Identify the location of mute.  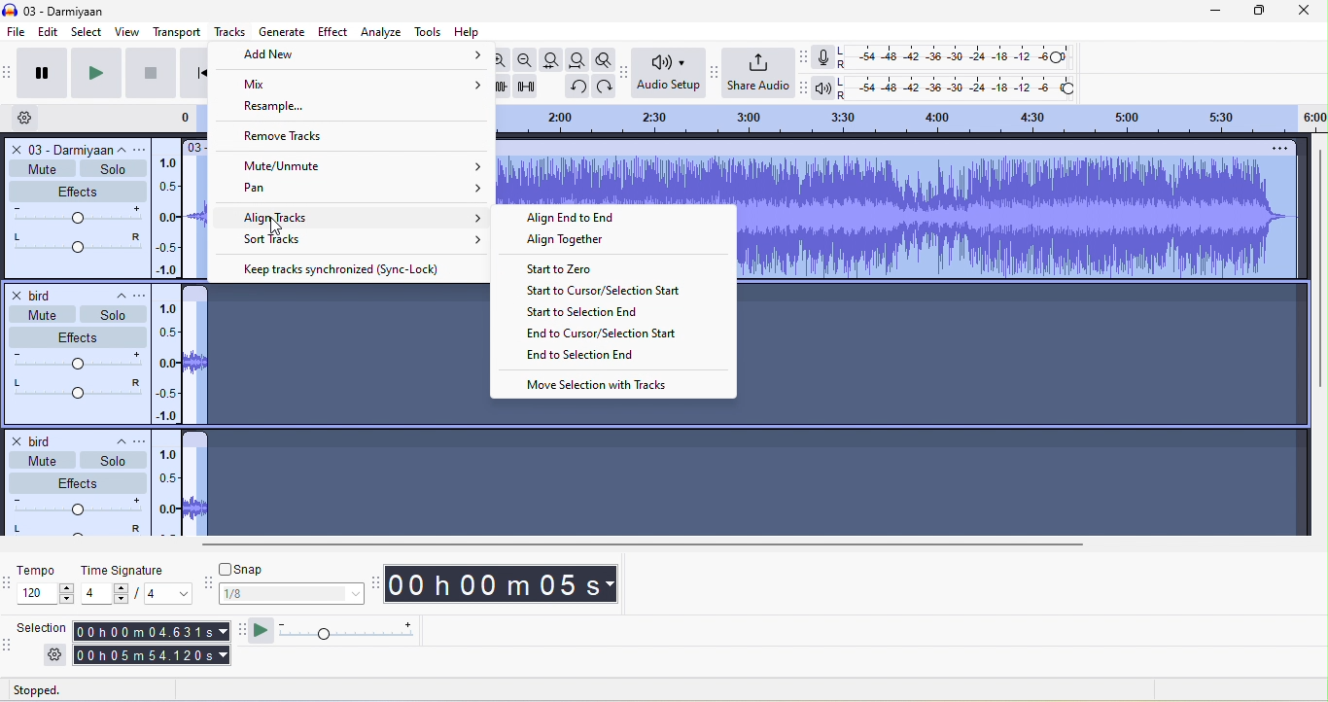
(38, 314).